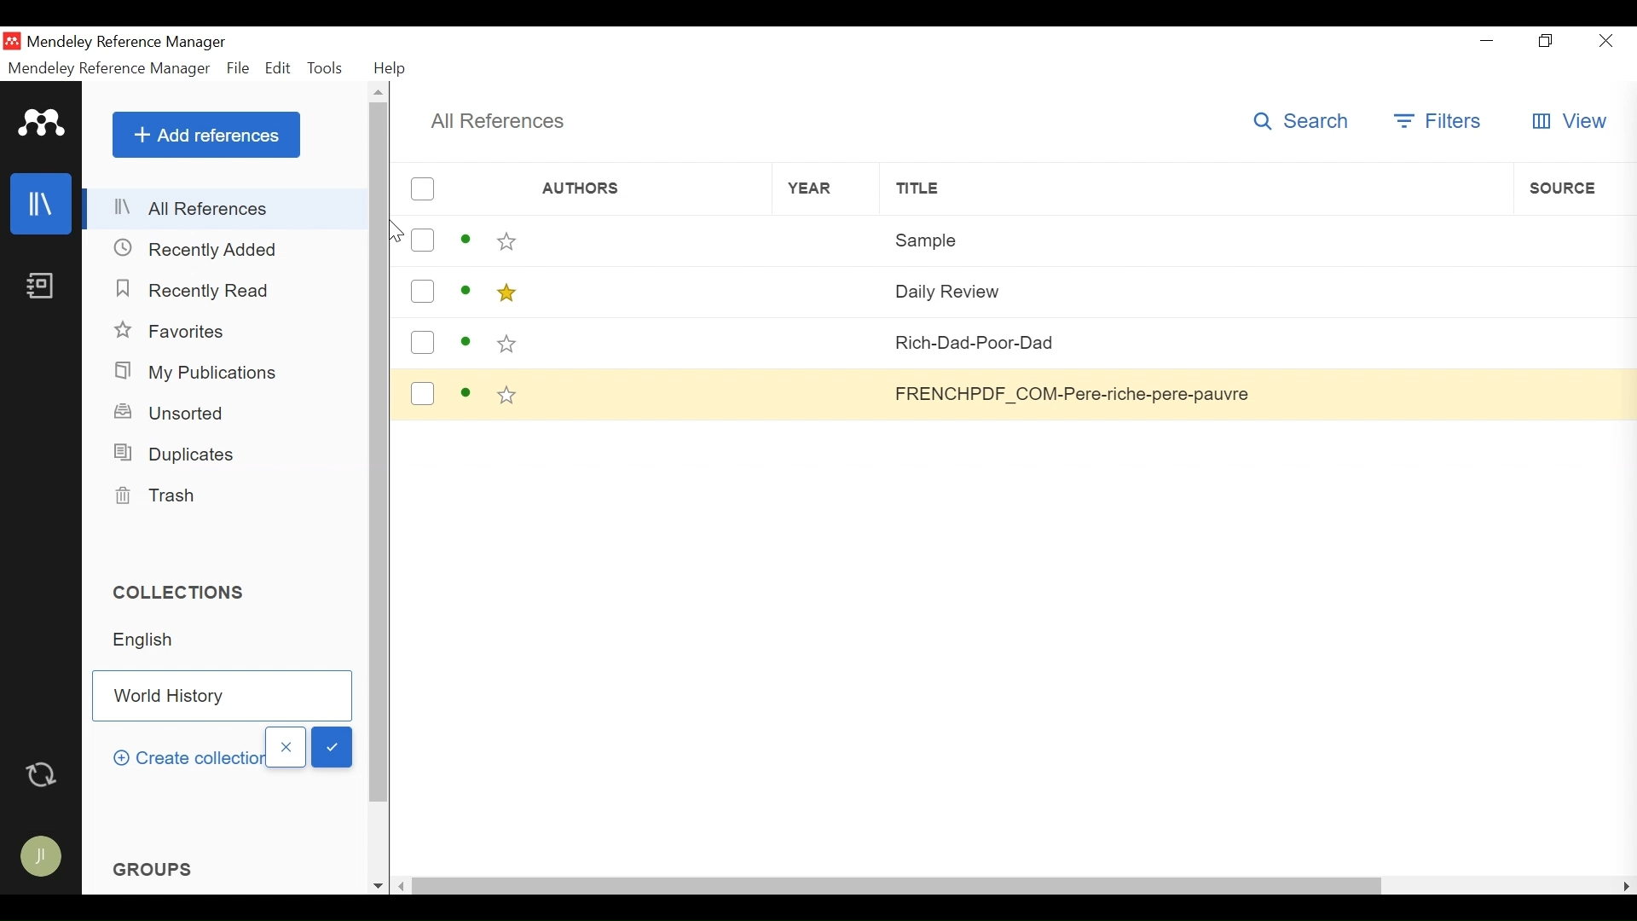 Image resolution: width=1637 pixels, height=921 pixels. What do you see at coordinates (156, 866) in the screenshot?
I see `Groups` at bounding box center [156, 866].